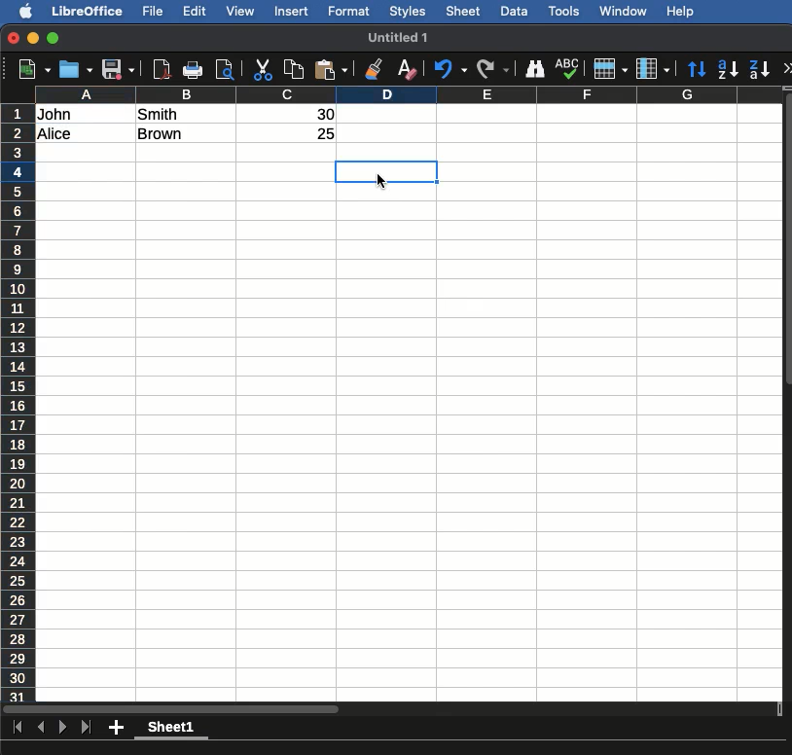  What do you see at coordinates (176, 730) in the screenshot?
I see `Sheet` at bounding box center [176, 730].